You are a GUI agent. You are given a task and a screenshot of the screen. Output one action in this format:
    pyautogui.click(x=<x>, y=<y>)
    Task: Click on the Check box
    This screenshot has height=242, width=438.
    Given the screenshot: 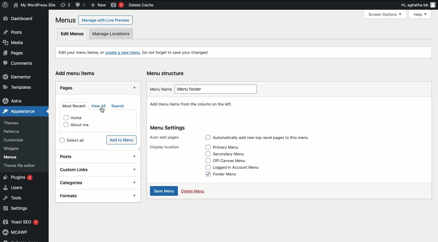 What is the action you would take?
    pyautogui.click(x=207, y=147)
    